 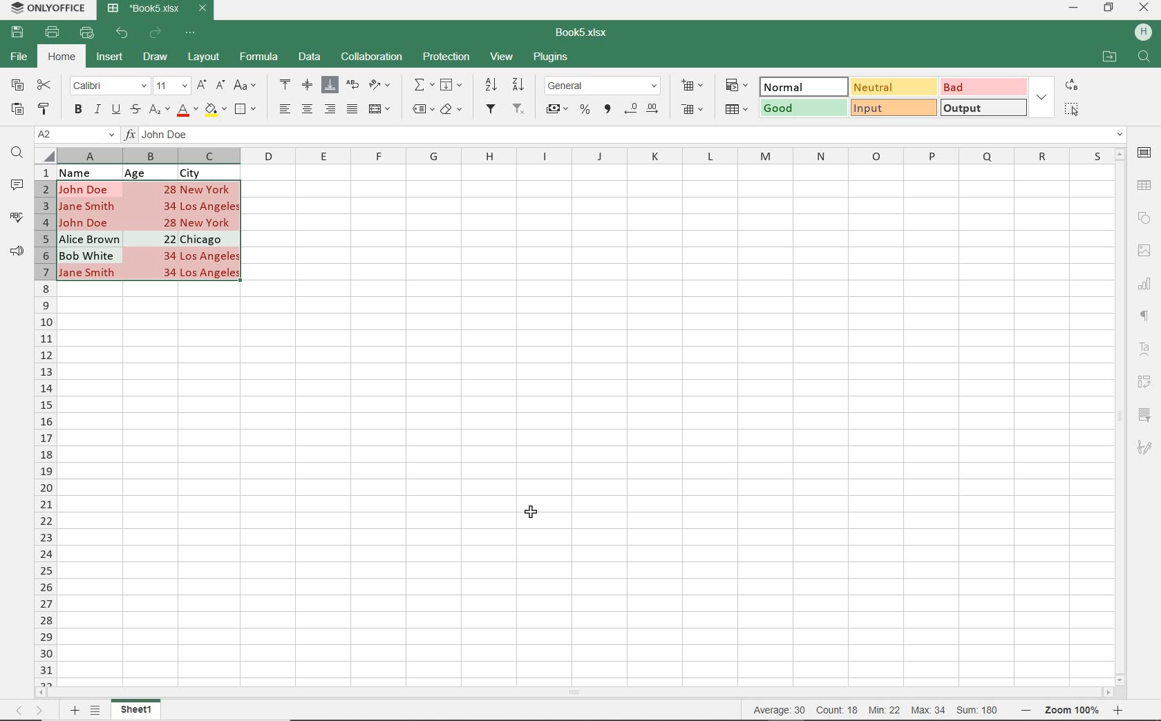 What do you see at coordinates (124, 33) in the screenshot?
I see `UNDO` at bounding box center [124, 33].